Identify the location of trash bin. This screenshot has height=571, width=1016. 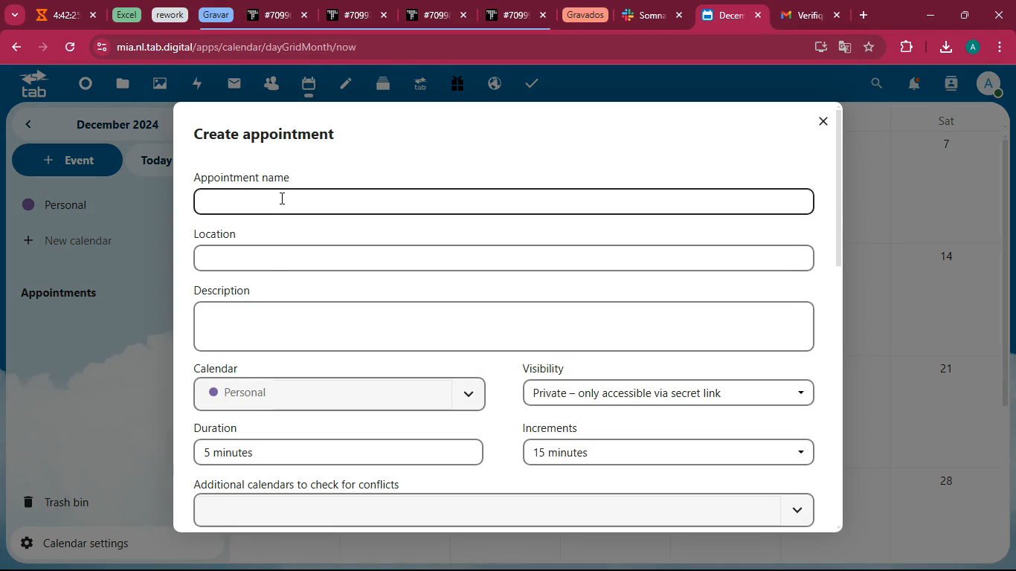
(71, 501).